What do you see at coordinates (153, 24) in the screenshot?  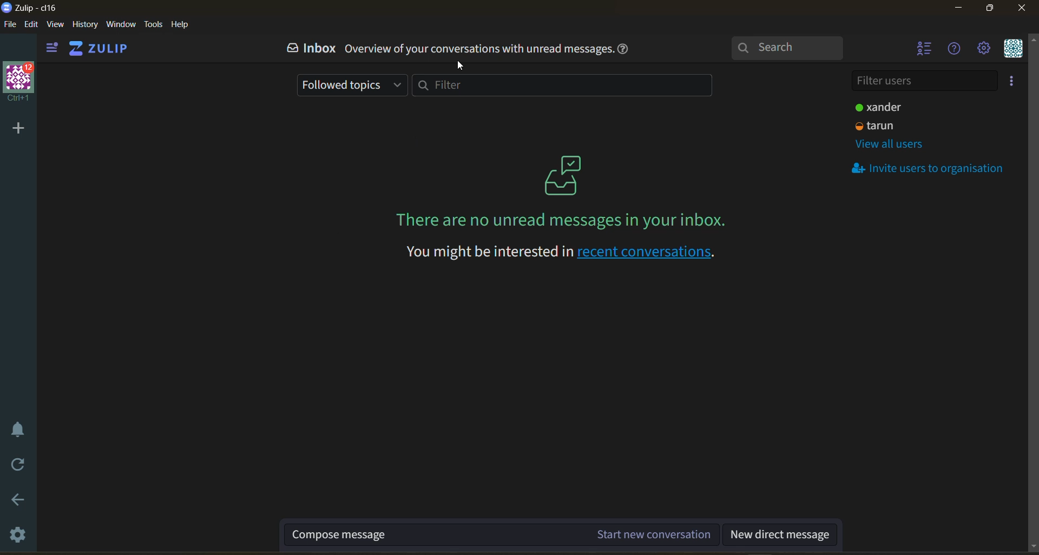 I see `tools` at bounding box center [153, 24].